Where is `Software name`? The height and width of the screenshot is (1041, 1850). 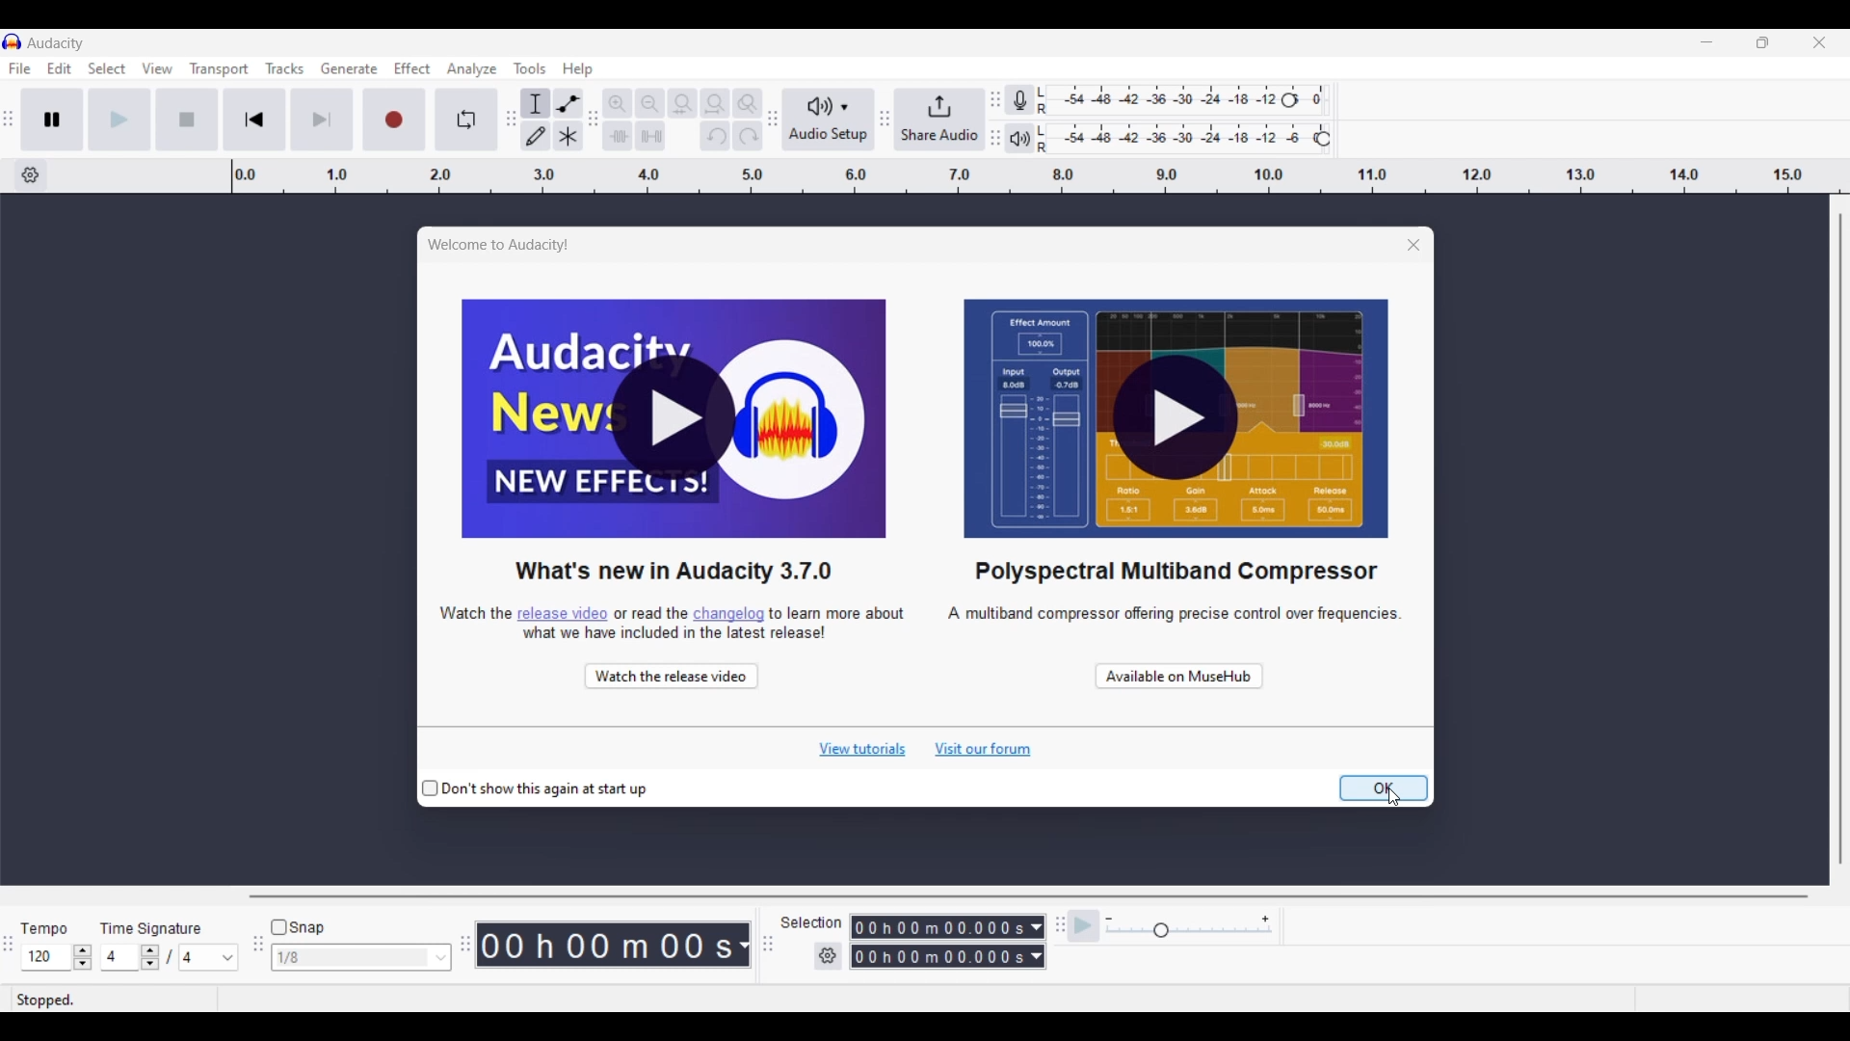 Software name is located at coordinates (57, 43).